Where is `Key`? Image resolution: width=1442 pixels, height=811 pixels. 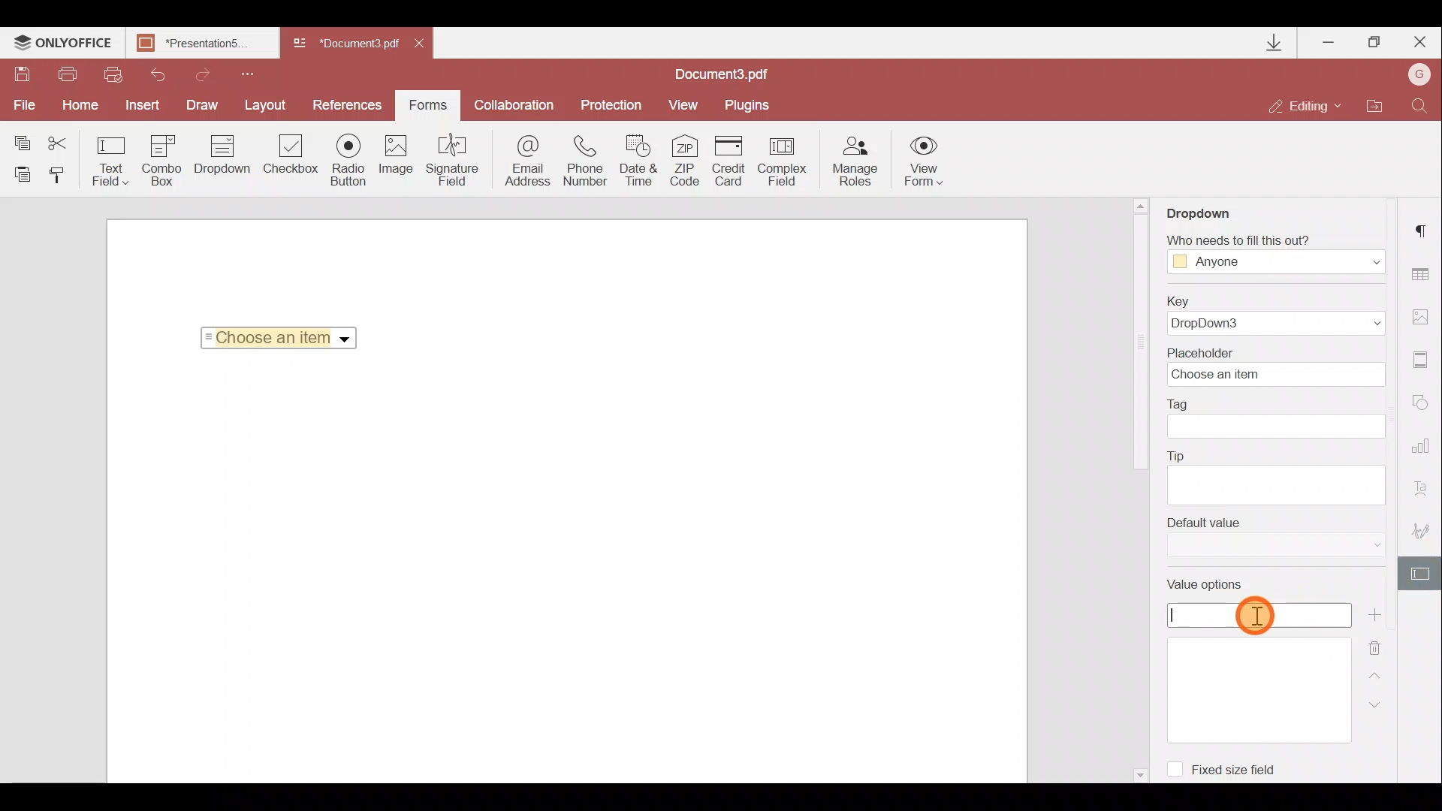
Key is located at coordinates (1280, 314).